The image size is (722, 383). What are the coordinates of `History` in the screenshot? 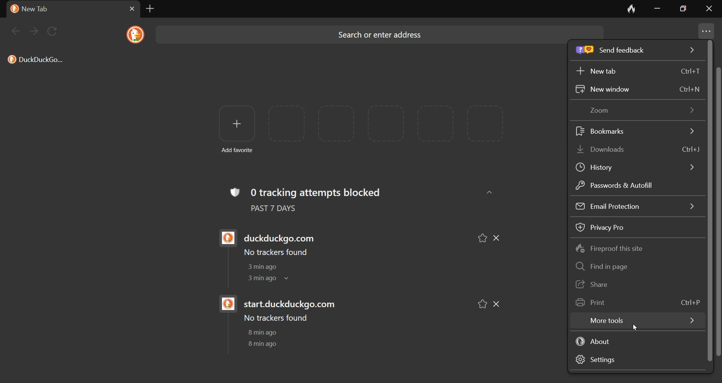 It's located at (637, 166).